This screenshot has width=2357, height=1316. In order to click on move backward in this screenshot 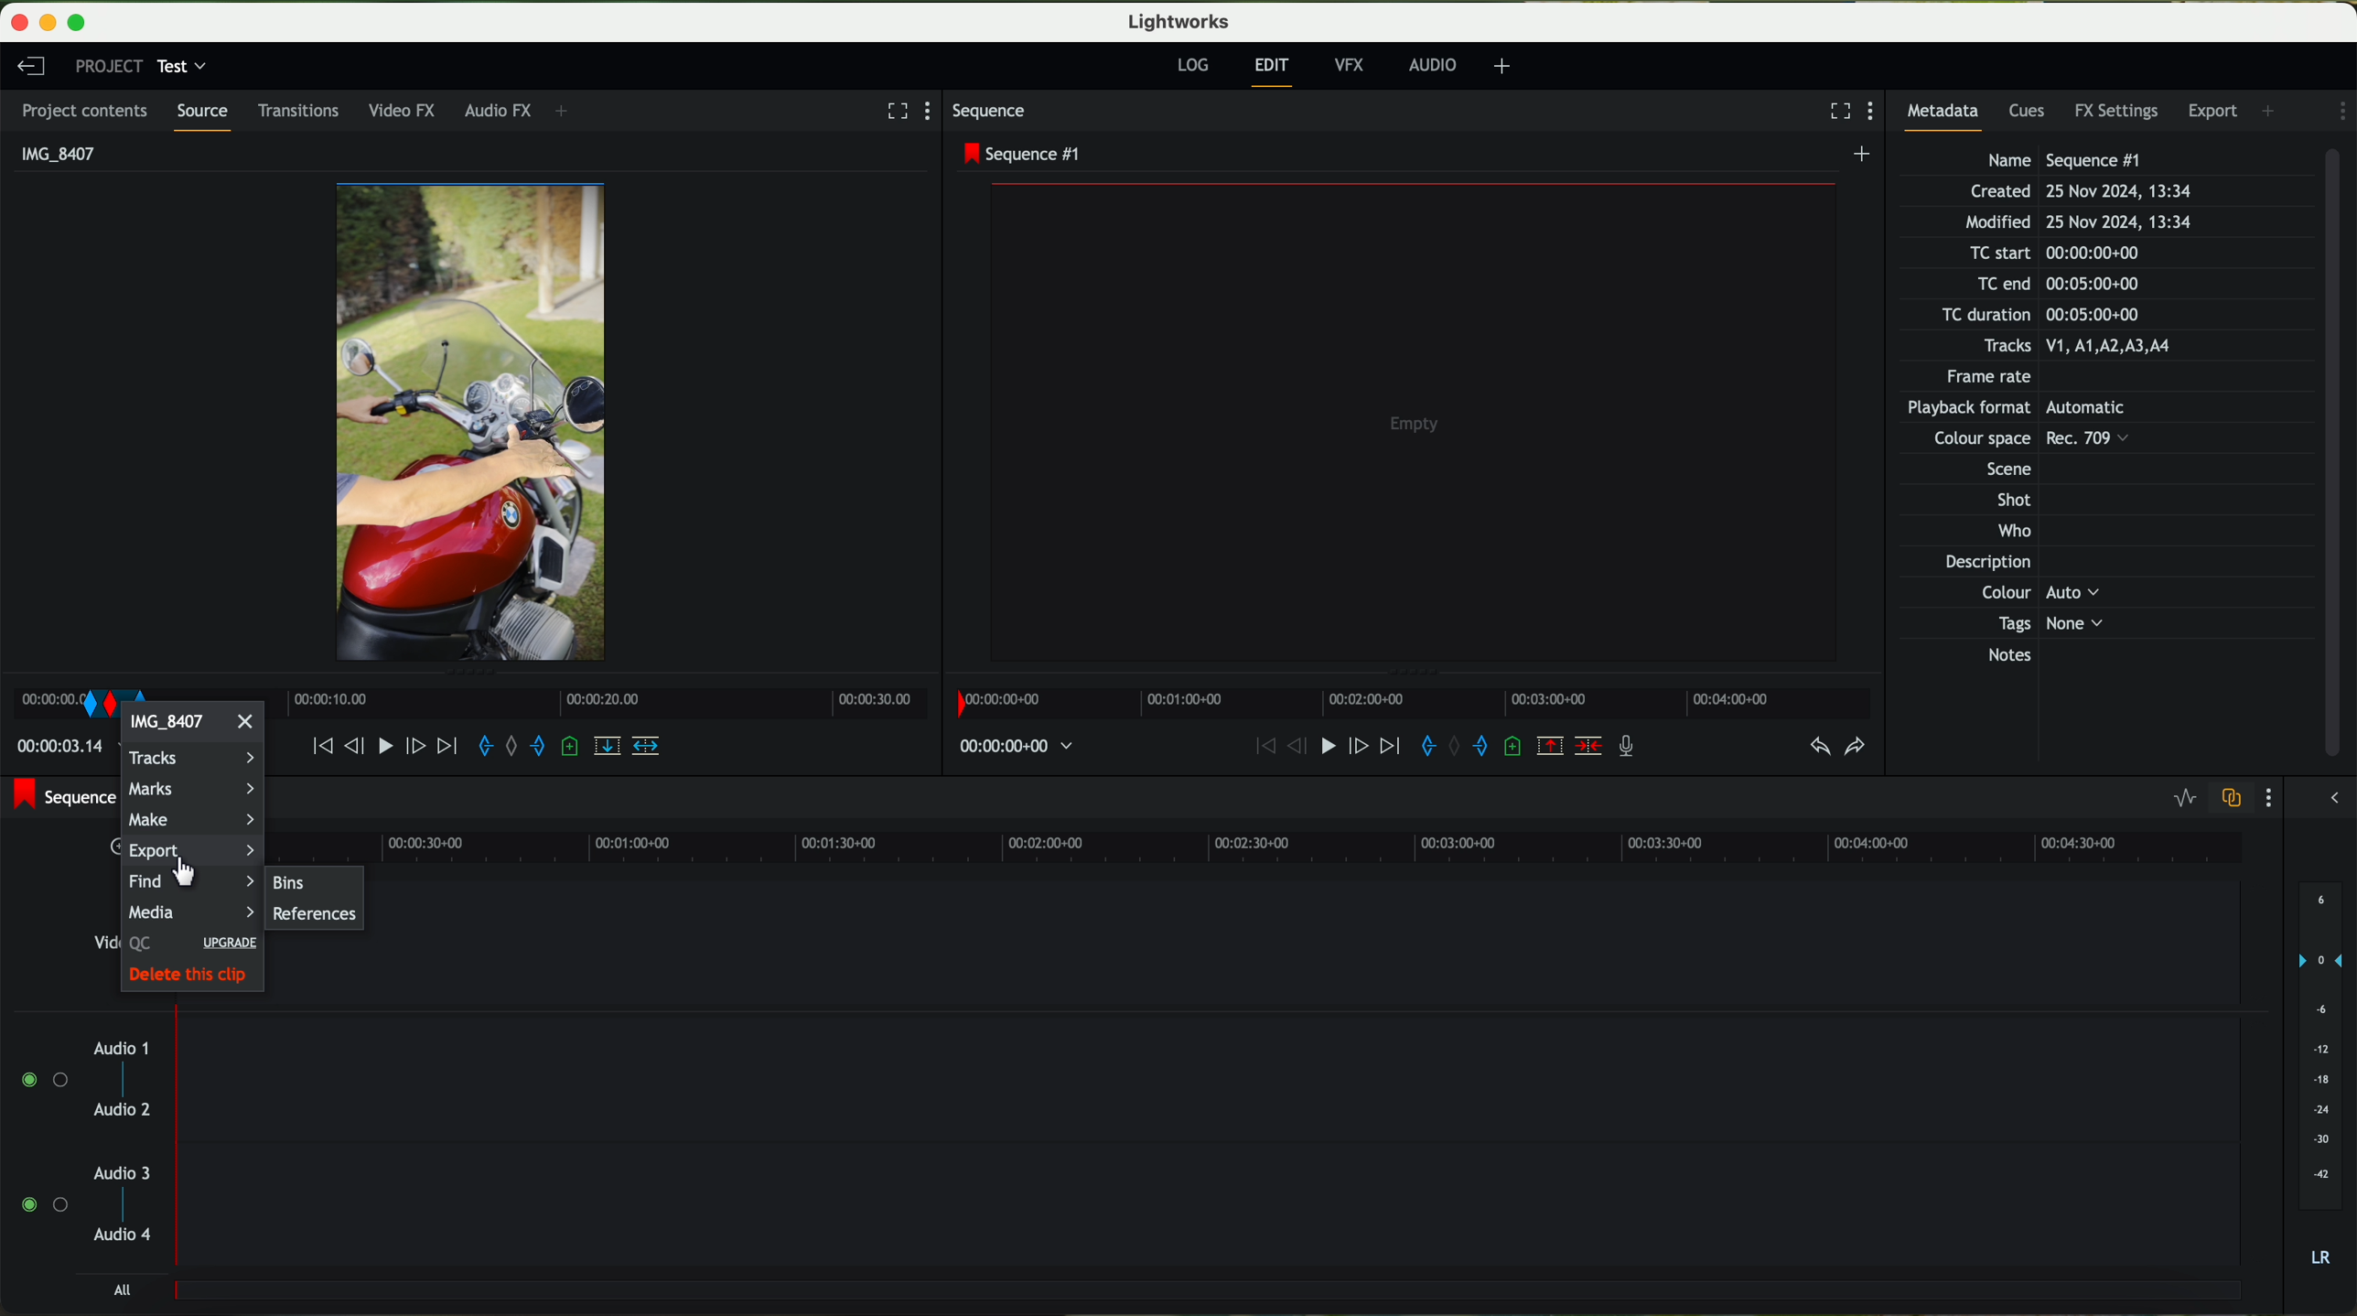, I will do `click(312, 747)`.